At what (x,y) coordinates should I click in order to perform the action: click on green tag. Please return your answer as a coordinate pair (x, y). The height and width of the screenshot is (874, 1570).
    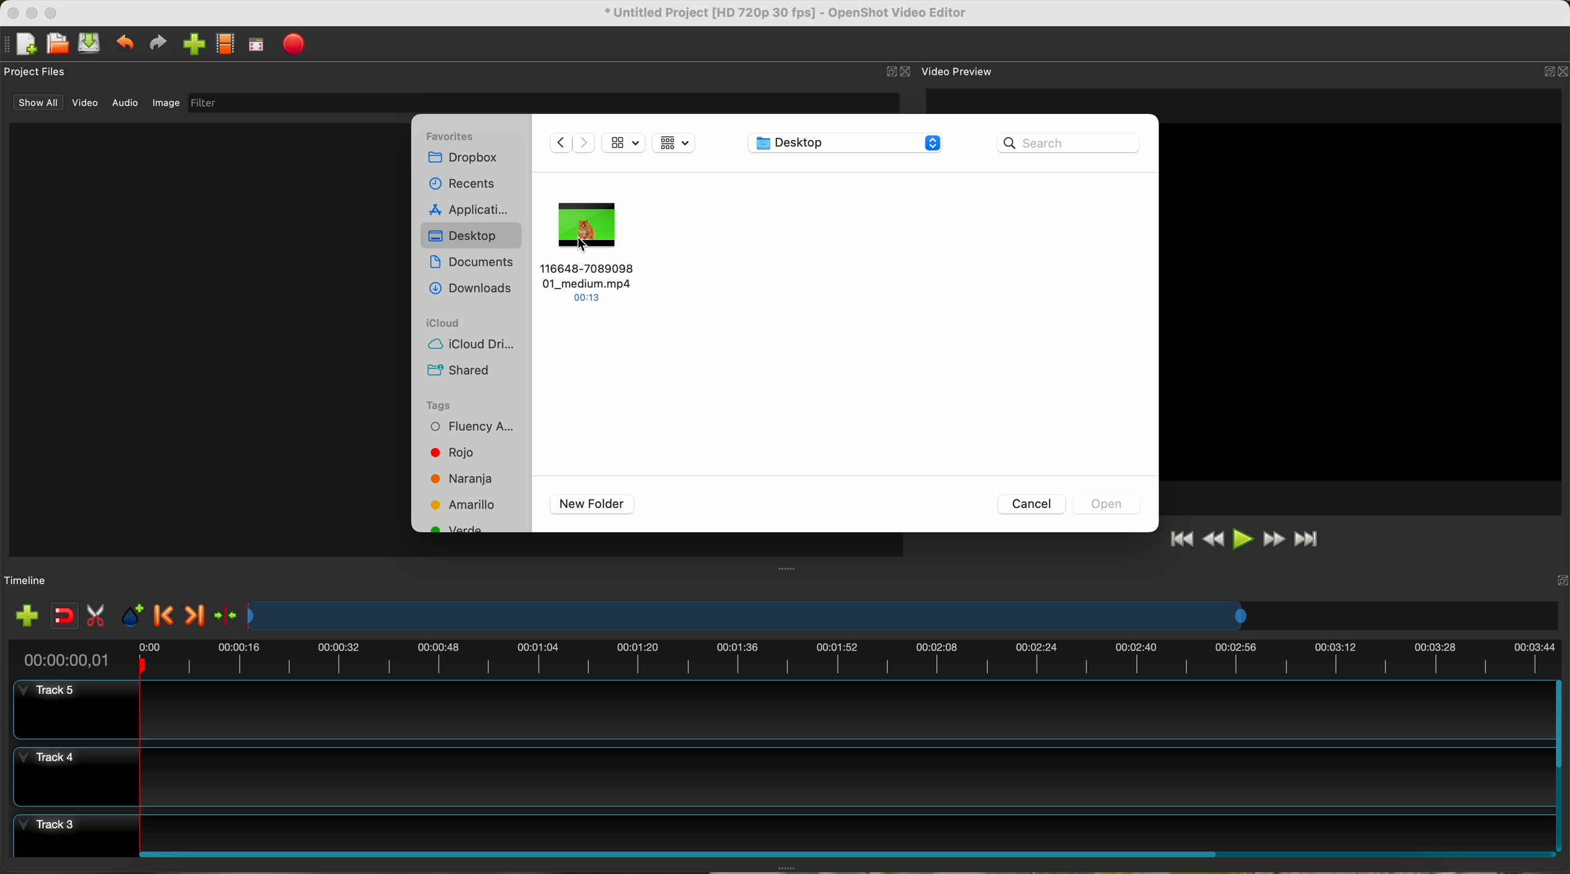
    Looking at the image, I should click on (460, 529).